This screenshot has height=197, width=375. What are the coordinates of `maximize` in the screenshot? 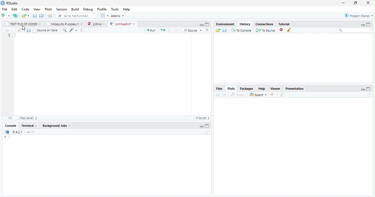 It's located at (370, 24).